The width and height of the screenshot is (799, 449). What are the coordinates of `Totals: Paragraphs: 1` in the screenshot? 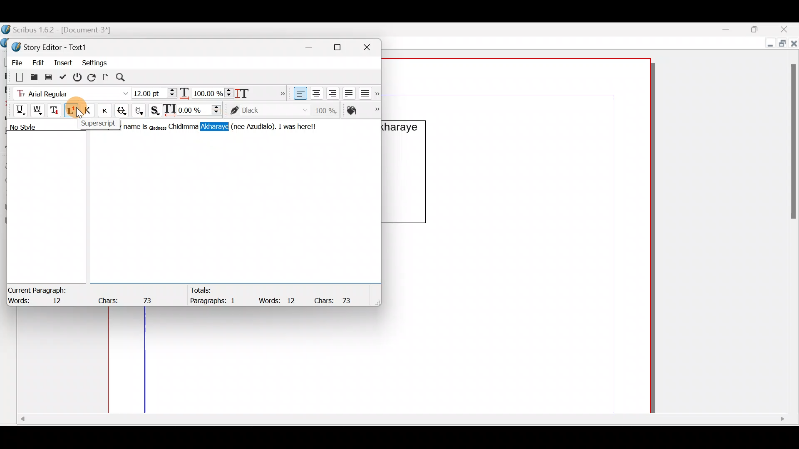 It's located at (214, 295).